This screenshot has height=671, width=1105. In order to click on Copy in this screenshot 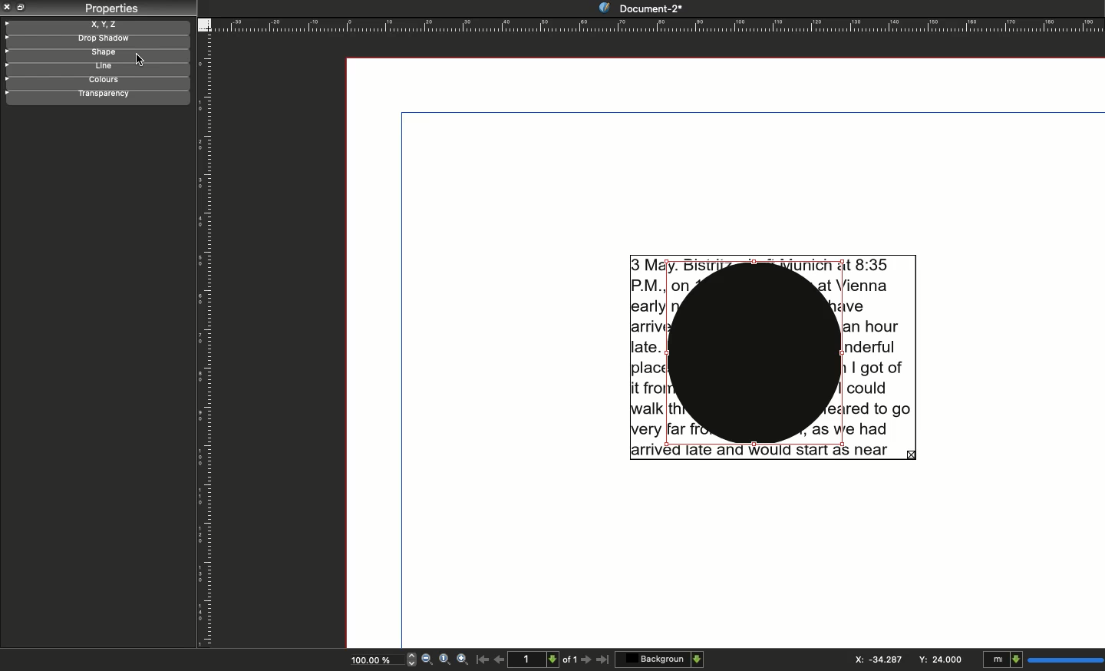, I will do `click(21, 8)`.